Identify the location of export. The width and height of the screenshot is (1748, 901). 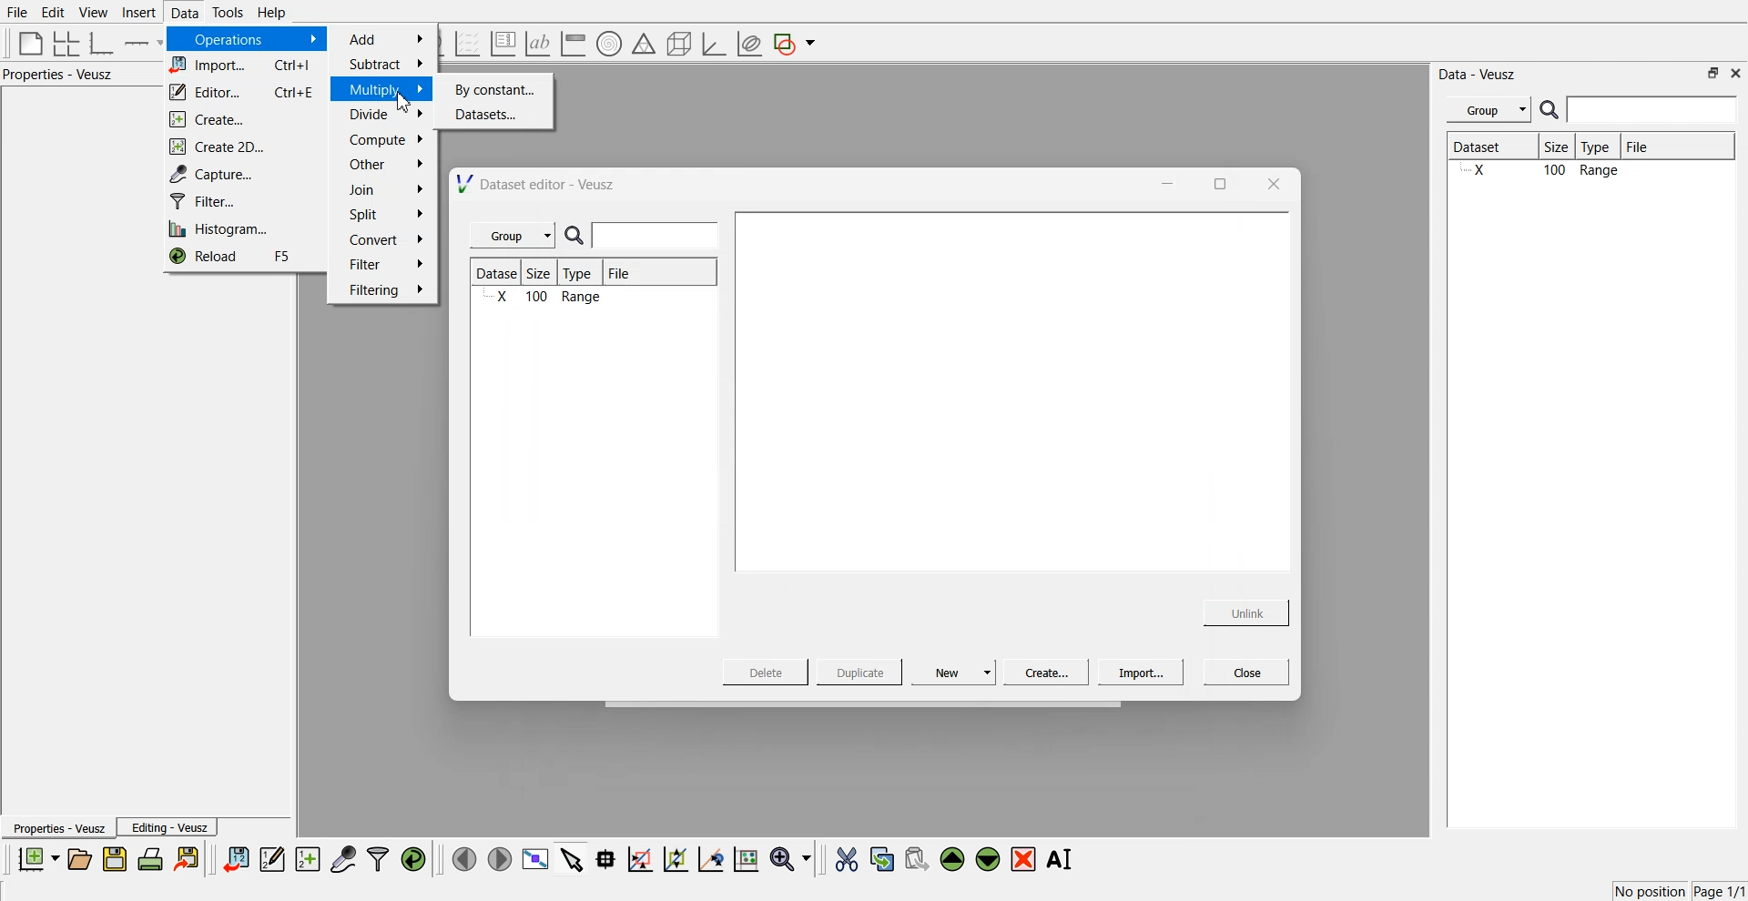
(188, 858).